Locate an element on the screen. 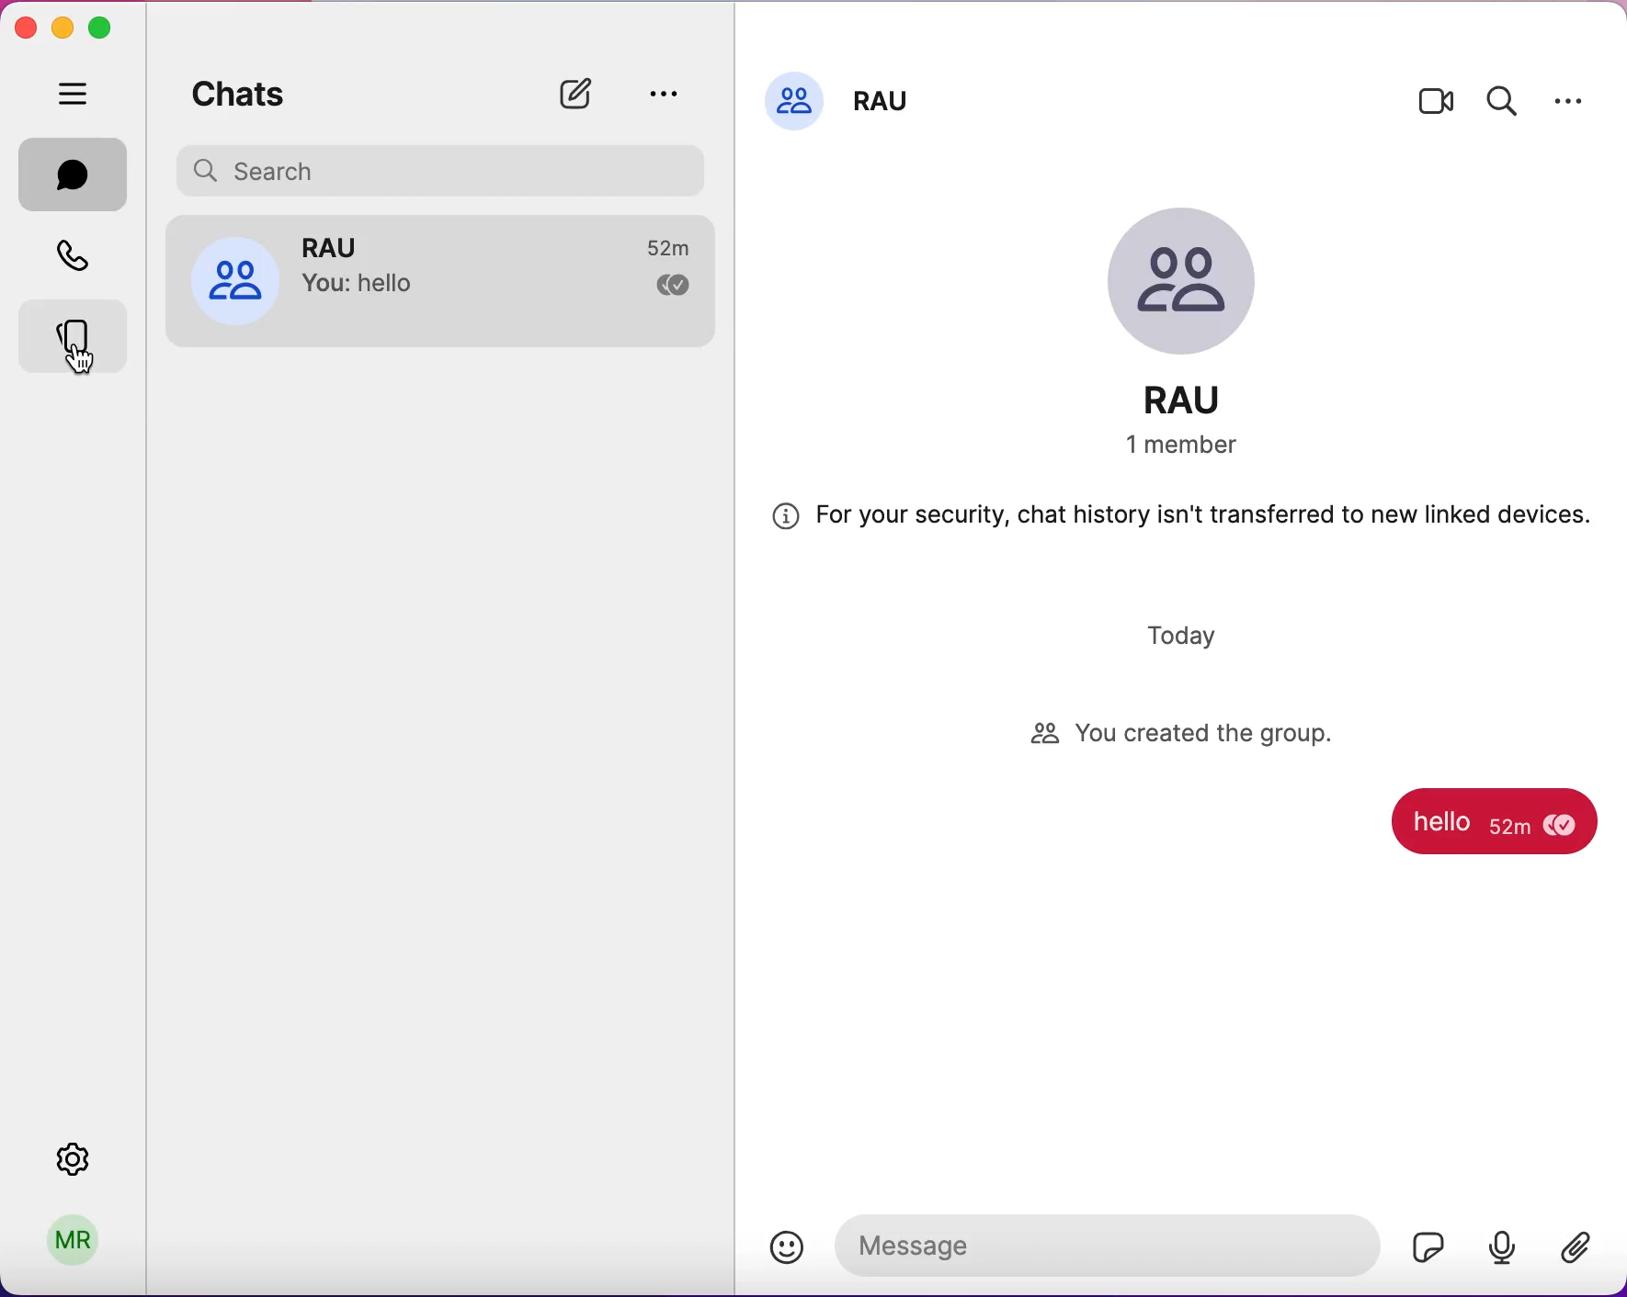 The image size is (1627, 1297). you created the group is located at coordinates (1186, 735).